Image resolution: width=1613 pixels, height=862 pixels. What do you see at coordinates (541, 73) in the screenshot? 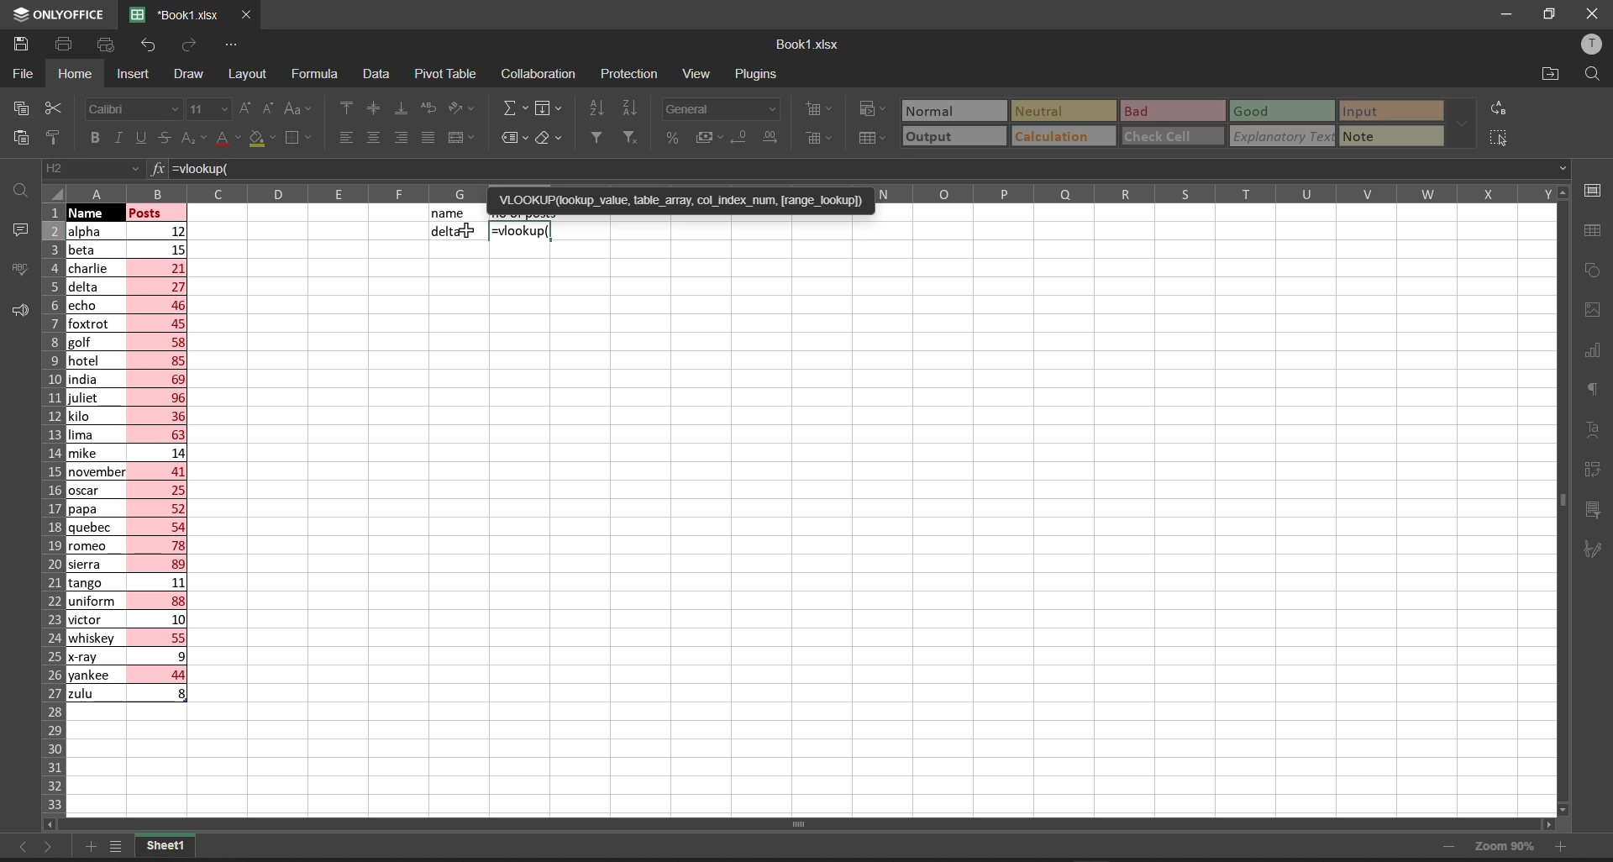
I see `collaboration` at bounding box center [541, 73].